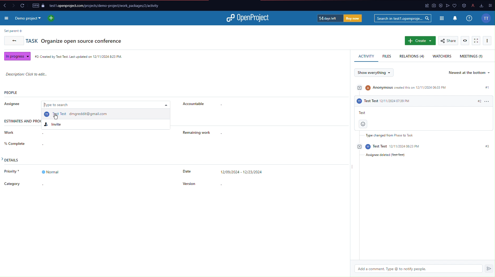 Image resolution: width=495 pixels, height=277 pixels. What do you see at coordinates (474, 57) in the screenshot?
I see `Meetings` at bounding box center [474, 57].